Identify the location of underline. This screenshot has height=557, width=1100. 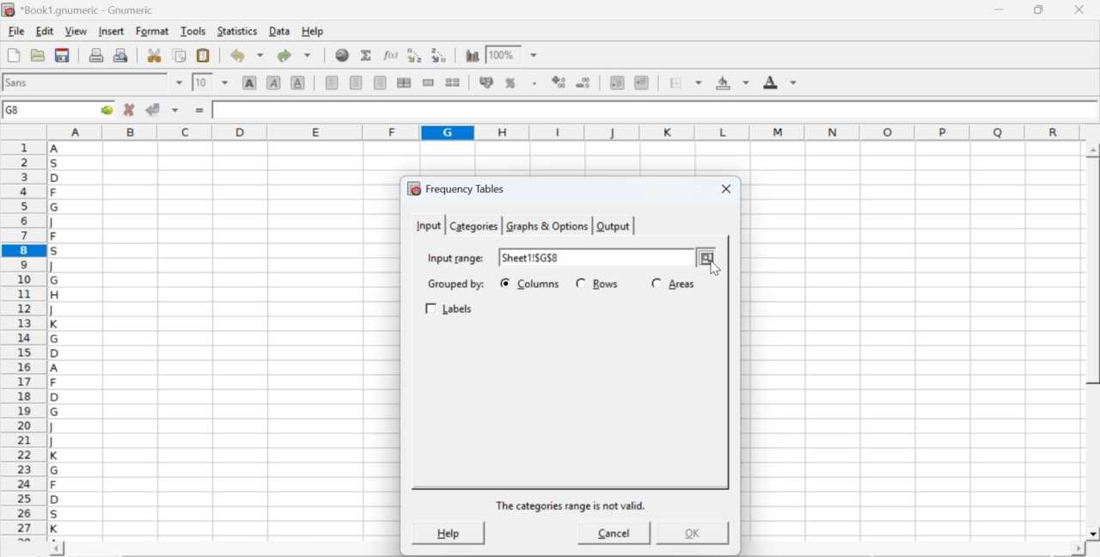
(298, 82).